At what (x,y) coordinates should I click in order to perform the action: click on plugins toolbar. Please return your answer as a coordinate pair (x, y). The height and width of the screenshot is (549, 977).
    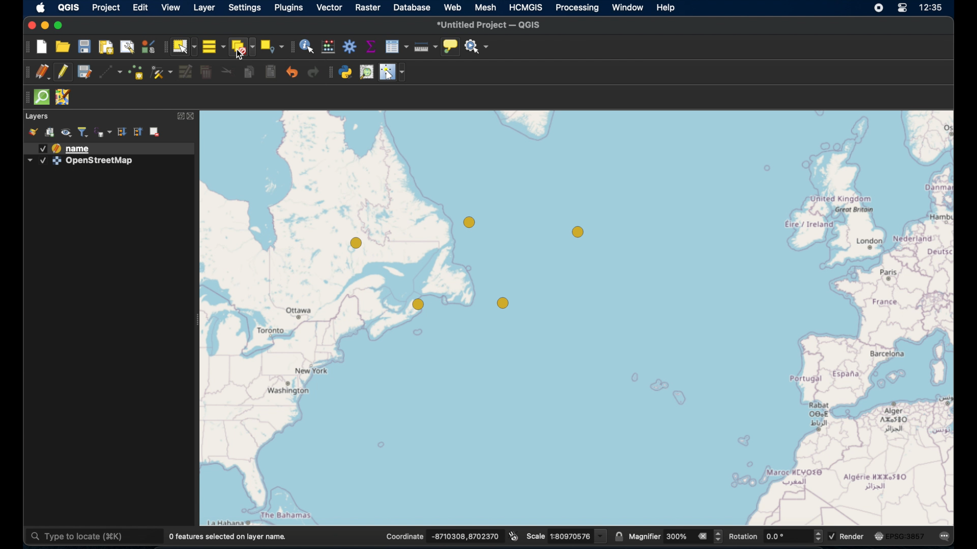
    Looking at the image, I should click on (331, 73).